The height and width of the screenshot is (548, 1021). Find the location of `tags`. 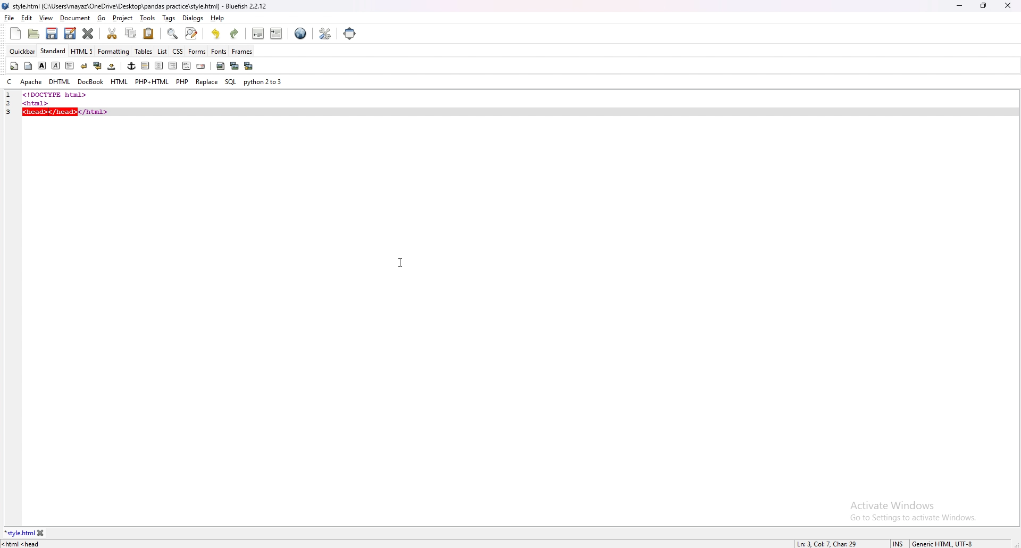

tags is located at coordinates (170, 18).